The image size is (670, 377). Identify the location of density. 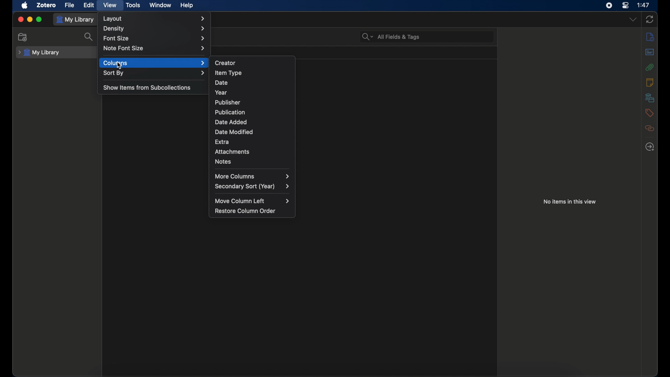
(155, 29).